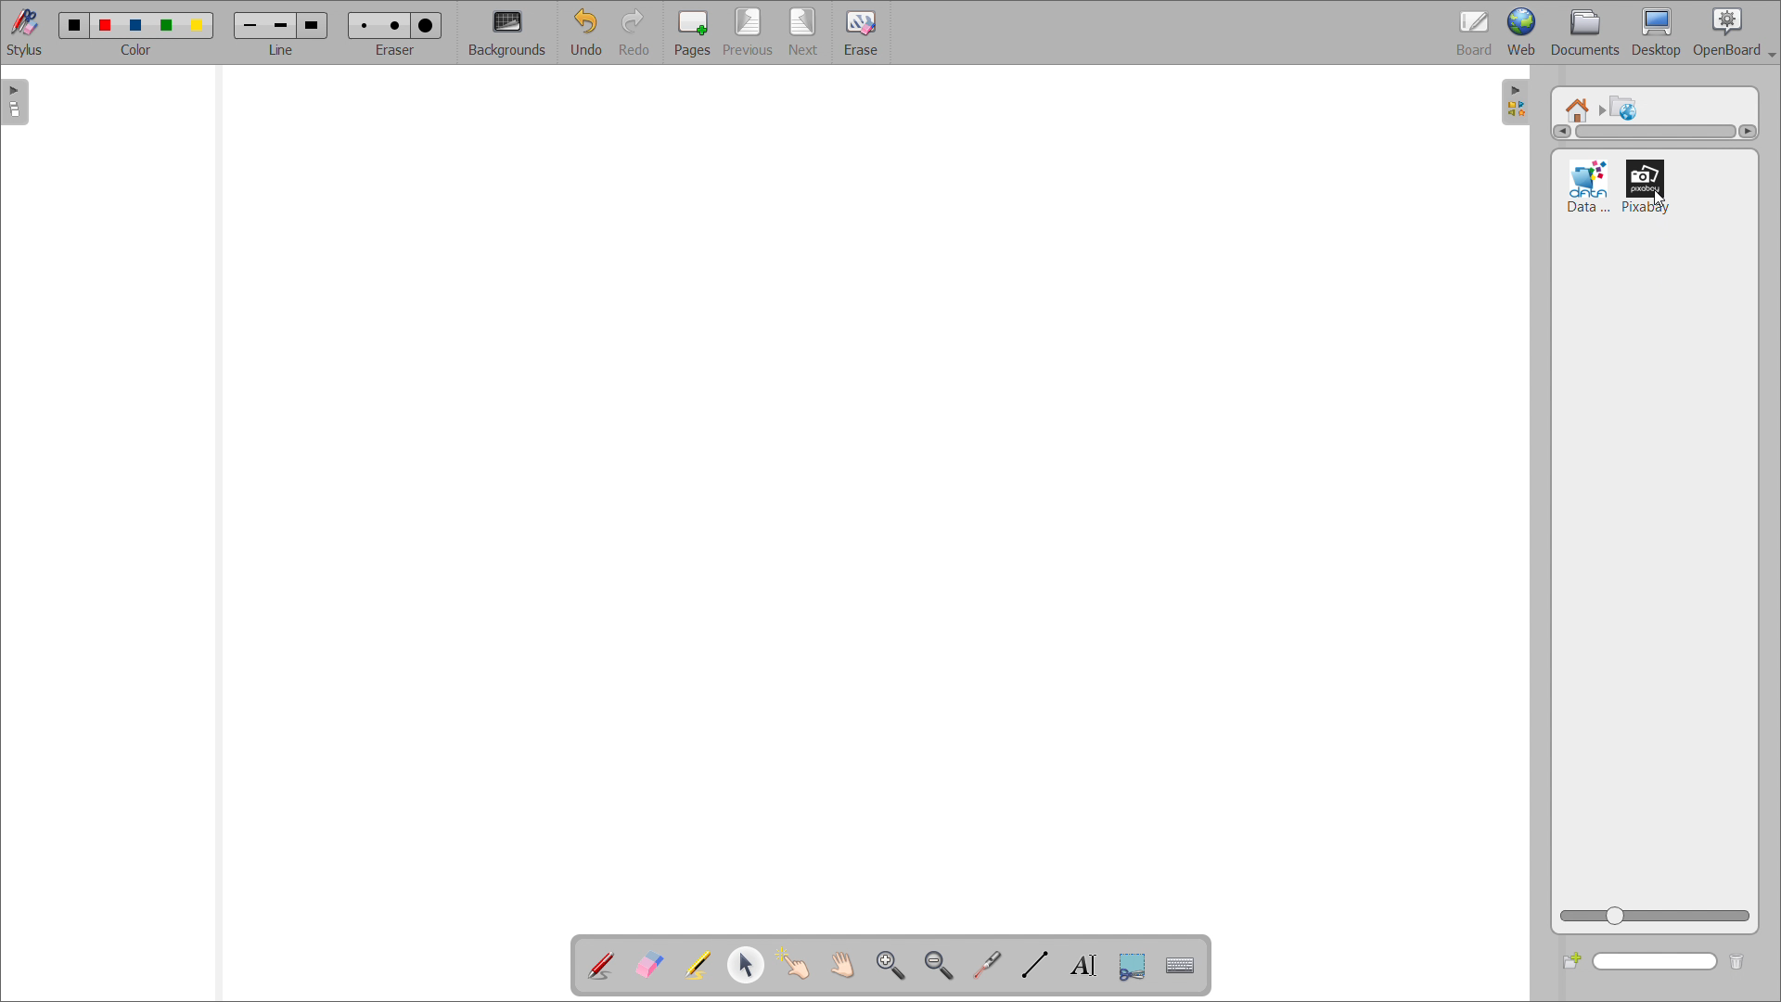  Describe the element at coordinates (1663, 199) in the screenshot. I see `Cursor ` at that location.